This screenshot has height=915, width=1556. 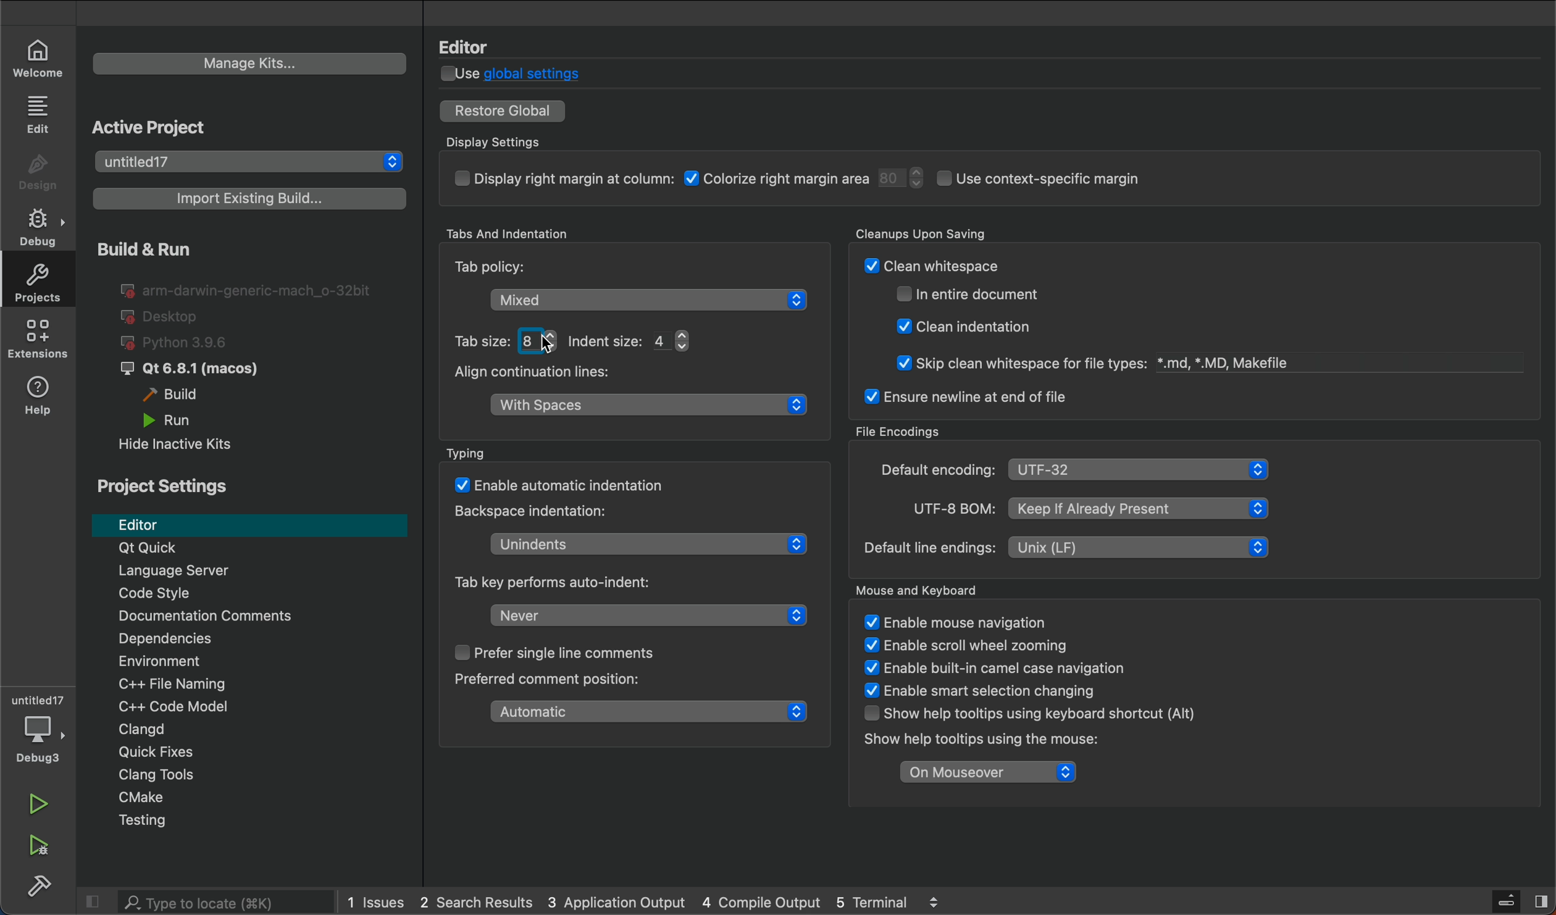 I want to click on never, so click(x=639, y=615).